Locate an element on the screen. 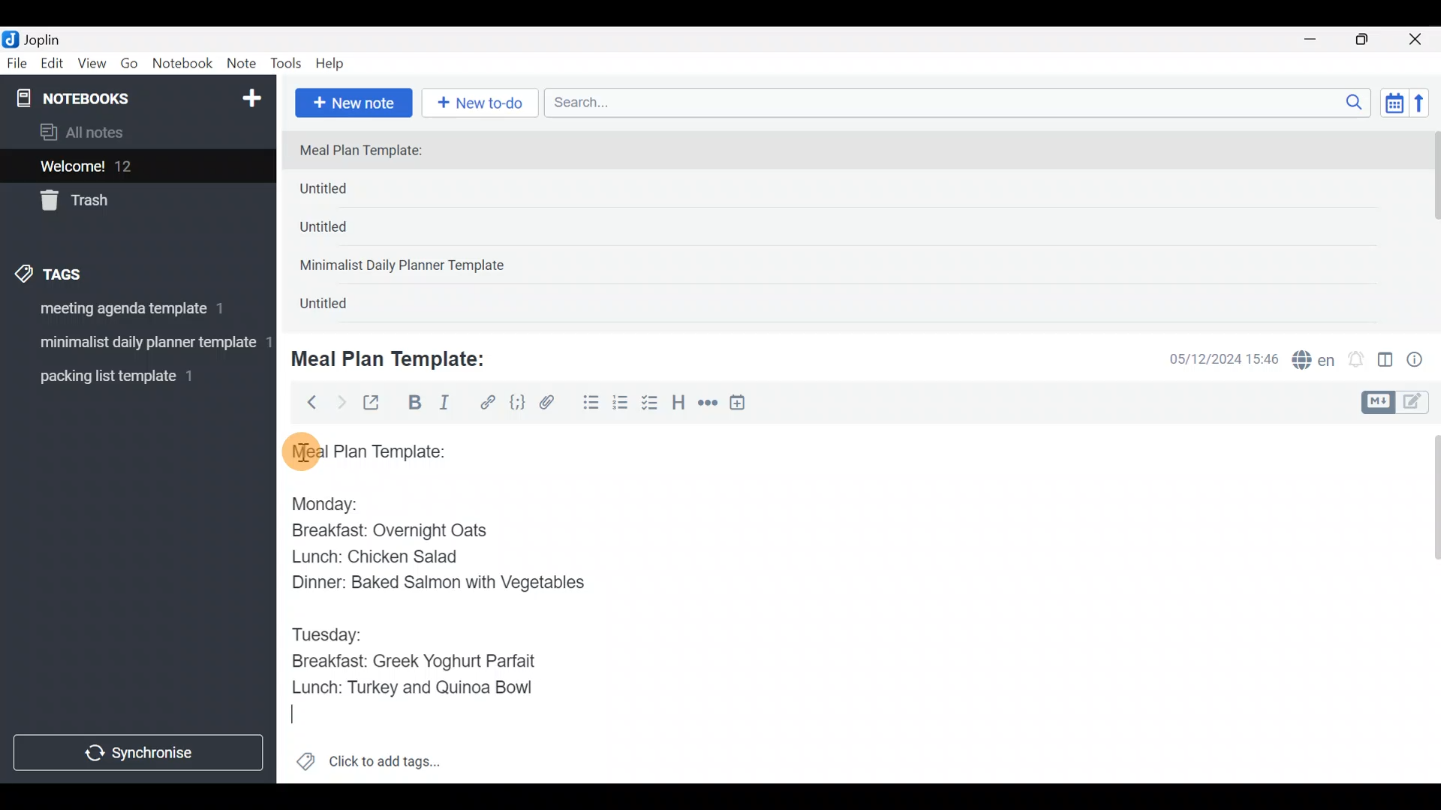 The image size is (1441, 810). Horizontal rule is located at coordinates (708, 404).